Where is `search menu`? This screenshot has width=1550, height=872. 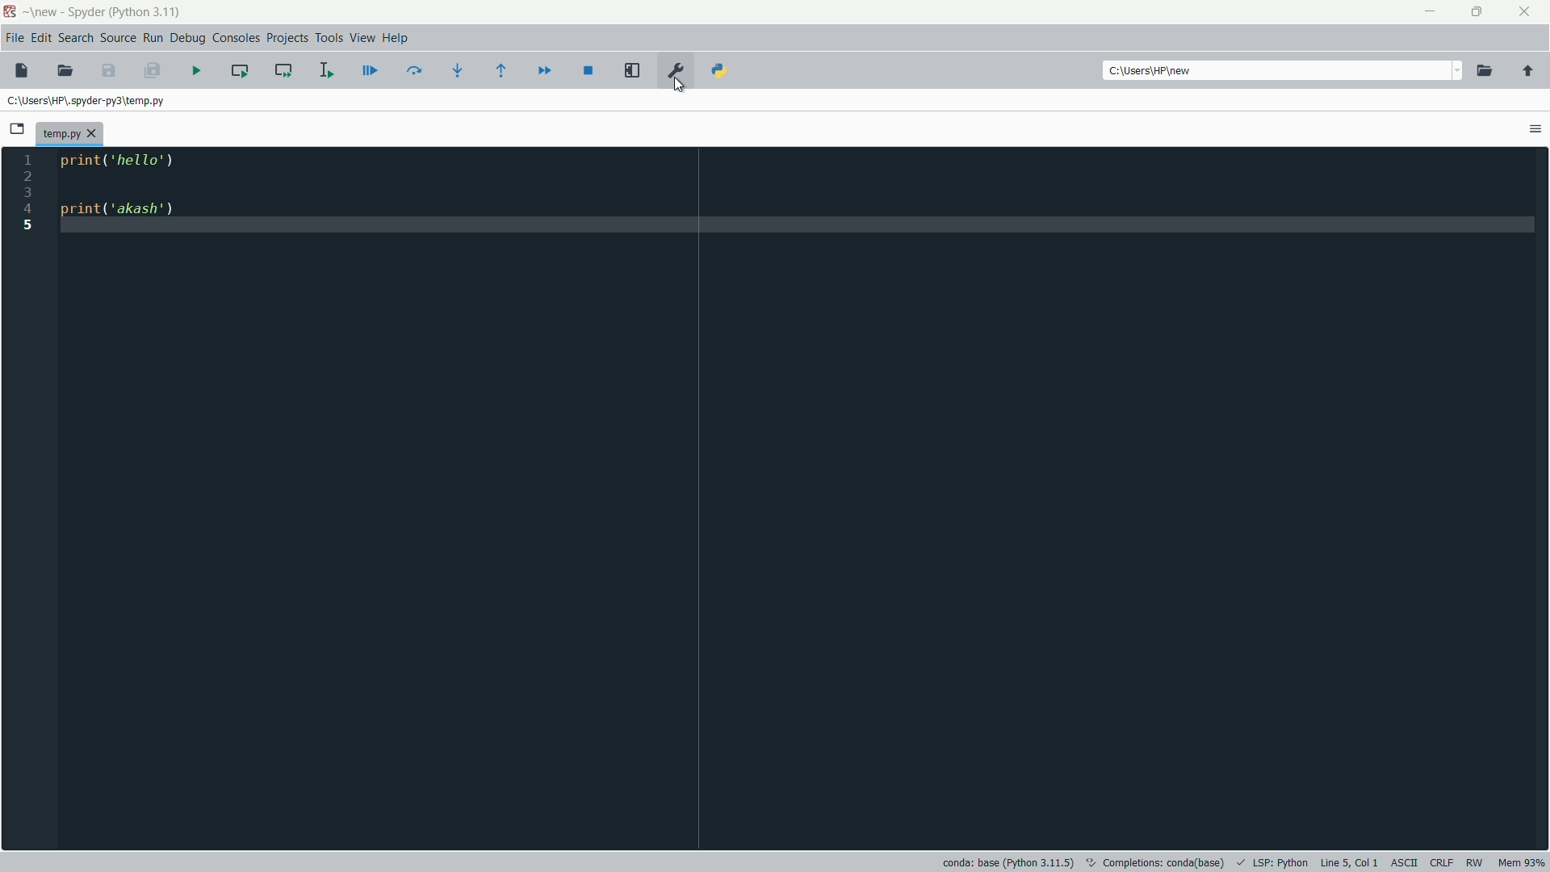 search menu is located at coordinates (76, 37).